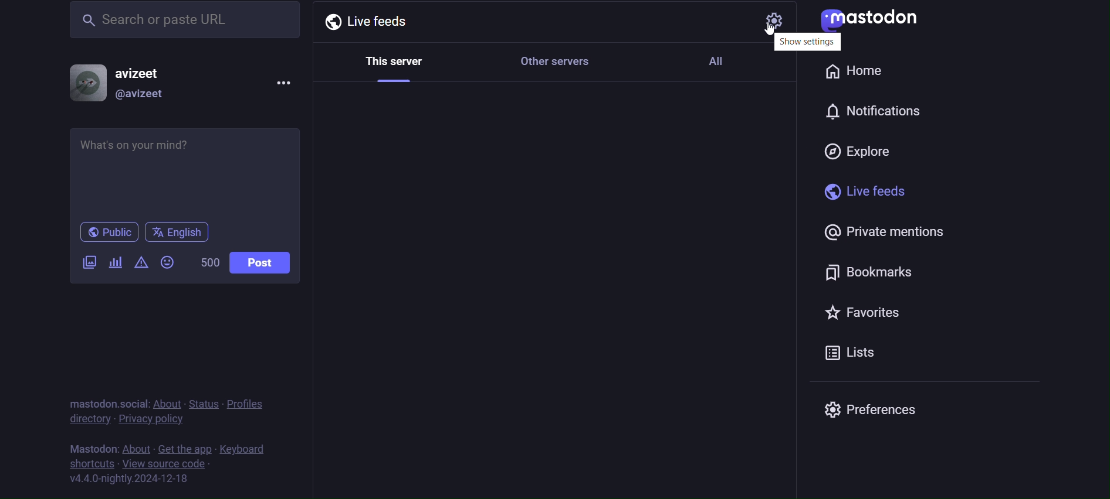 The width and height of the screenshot is (1110, 499). Describe the element at coordinates (138, 73) in the screenshot. I see `avizeet` at that location.